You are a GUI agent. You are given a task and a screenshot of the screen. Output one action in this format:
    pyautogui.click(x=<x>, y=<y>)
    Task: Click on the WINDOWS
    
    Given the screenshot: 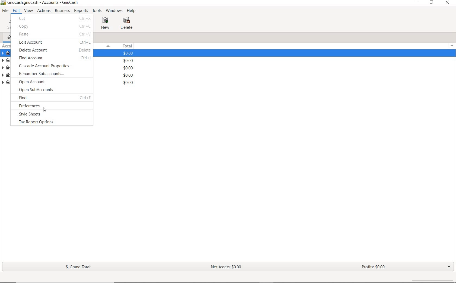 What is the action you would take?
    pyautogui.click(x=114, y=11)
    